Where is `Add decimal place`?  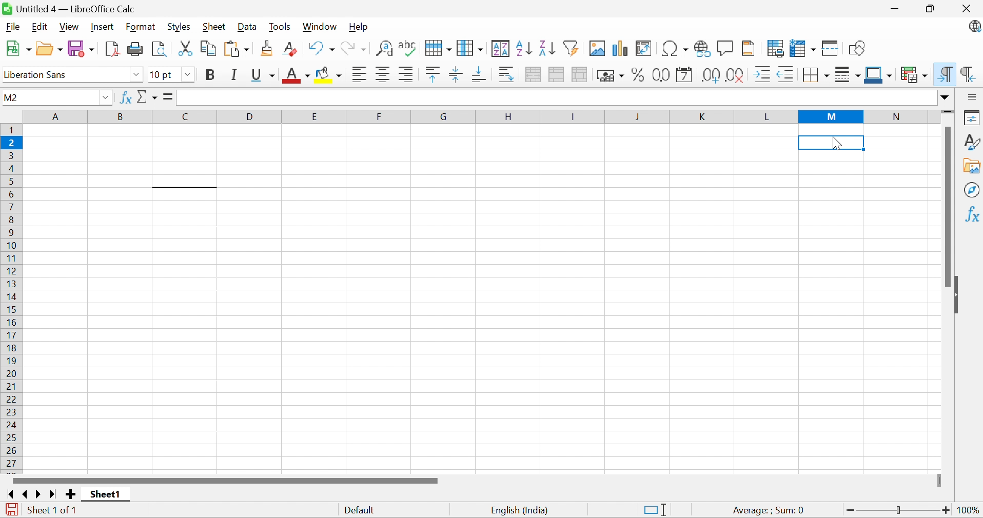
Add decimal place is located at coordinates (710, 76).